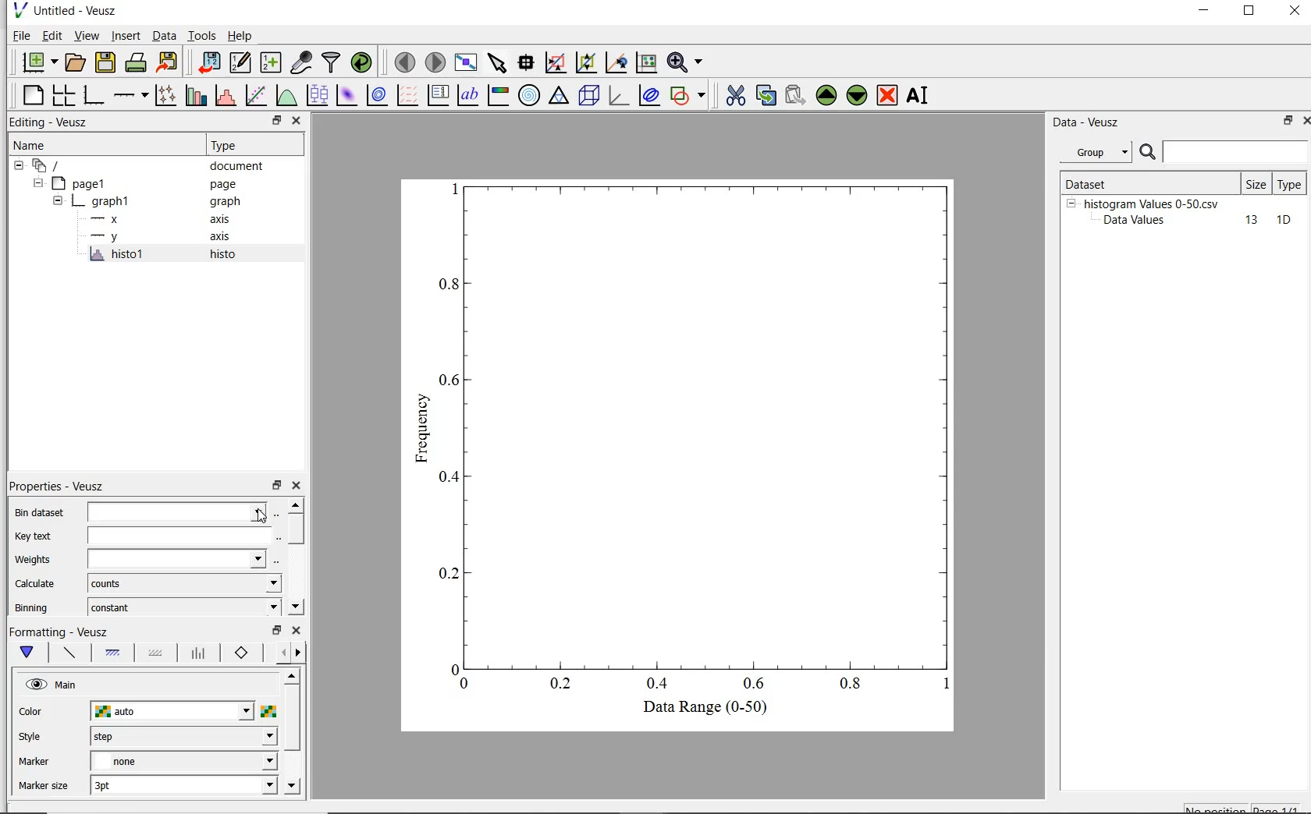 The image size is (1311, 814). Describe the element at coordinates (1111, 182) in the screenshot. I see `Dataset` at that location.